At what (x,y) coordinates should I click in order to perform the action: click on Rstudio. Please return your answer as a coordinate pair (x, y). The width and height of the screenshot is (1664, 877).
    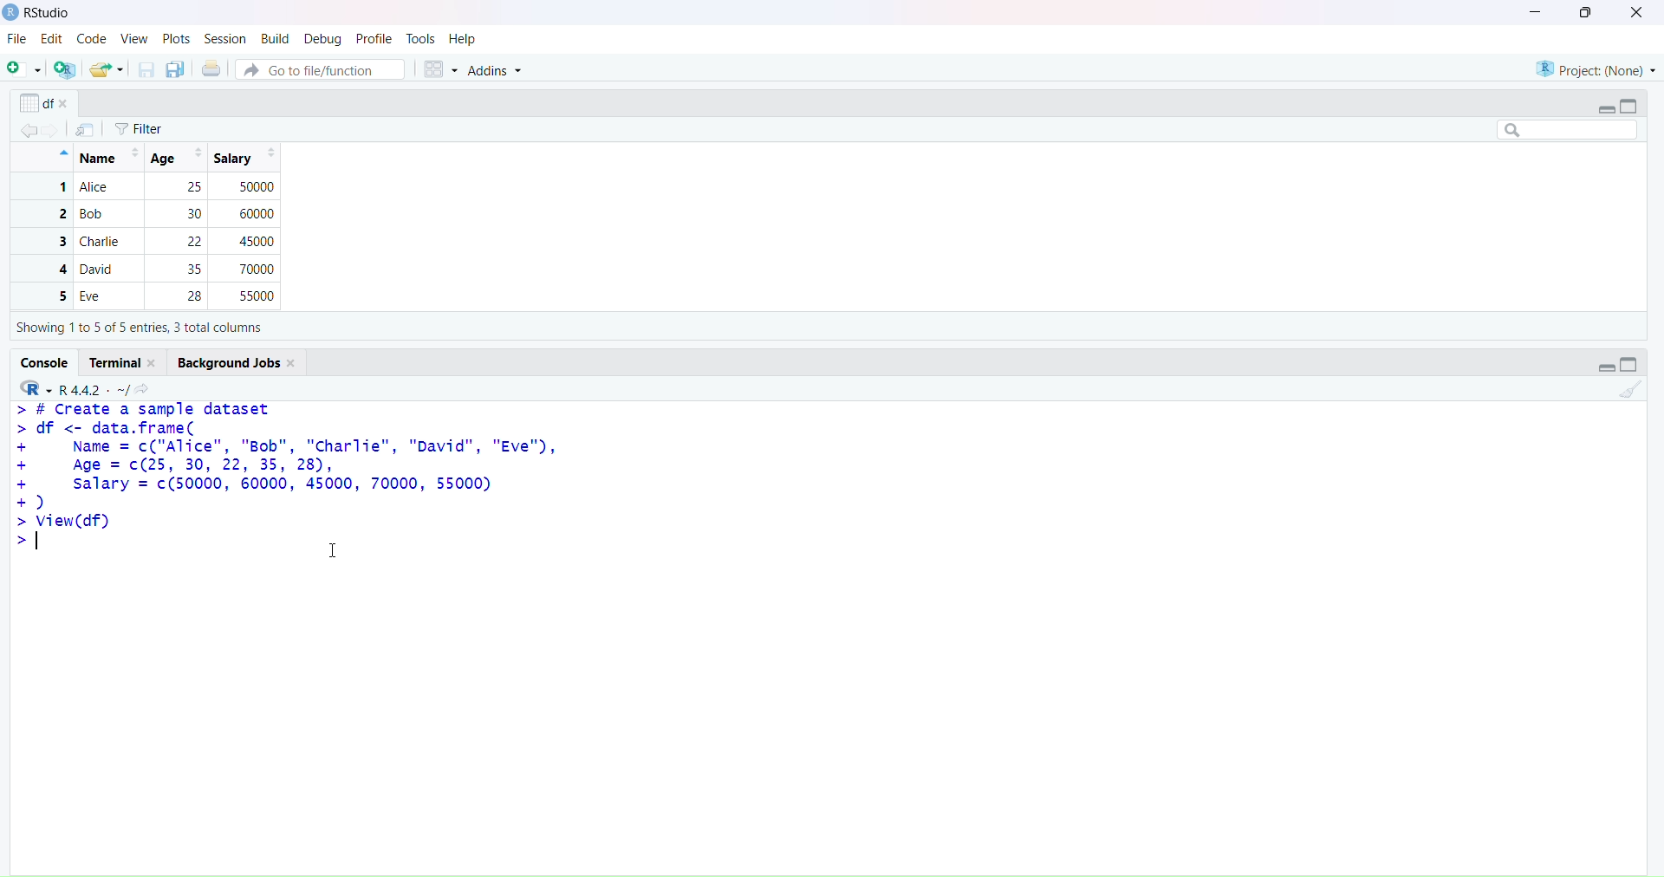
    Looking at the image, I should click on (40, 13).